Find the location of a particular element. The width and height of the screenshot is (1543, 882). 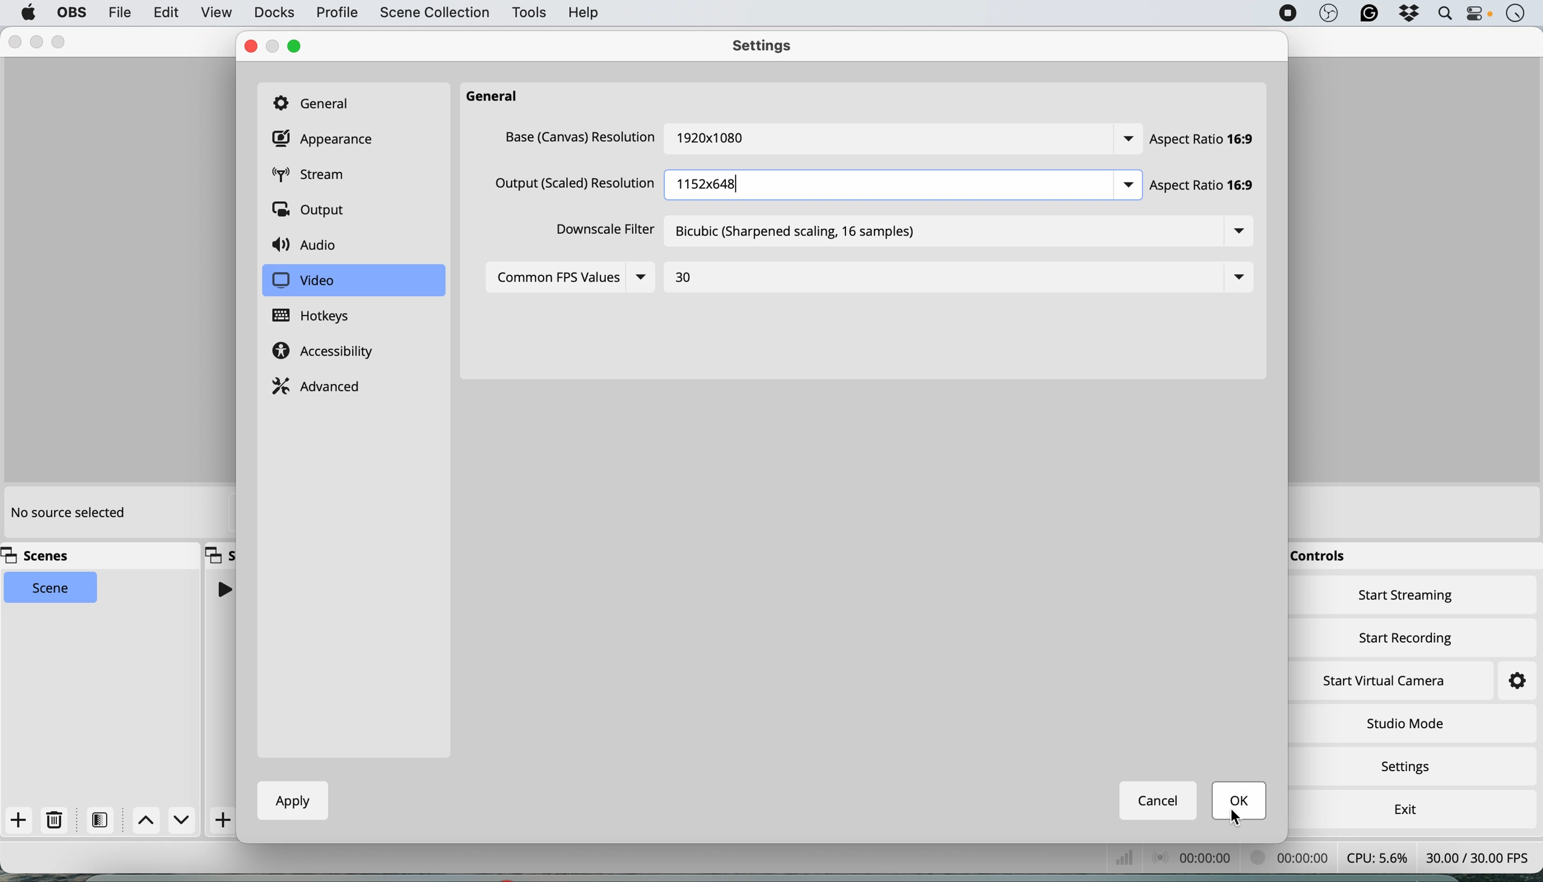

file is located at coordinates (119, 12).